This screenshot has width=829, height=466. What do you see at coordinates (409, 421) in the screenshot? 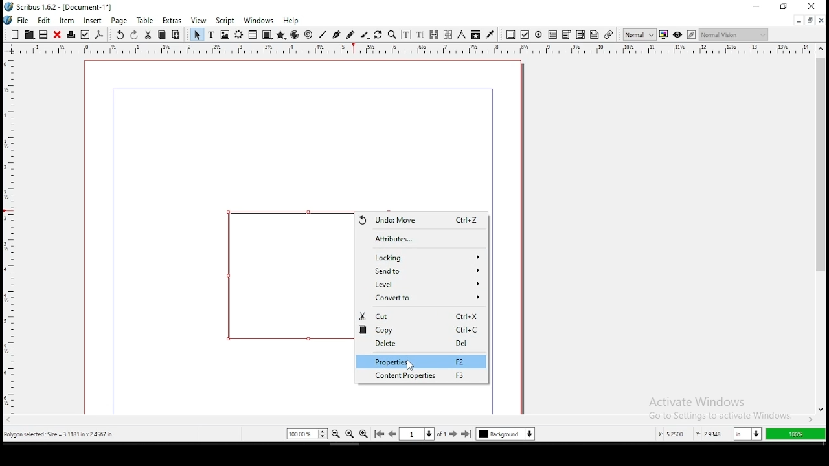
I see `scroll bar` at bounding box center [409, 421].